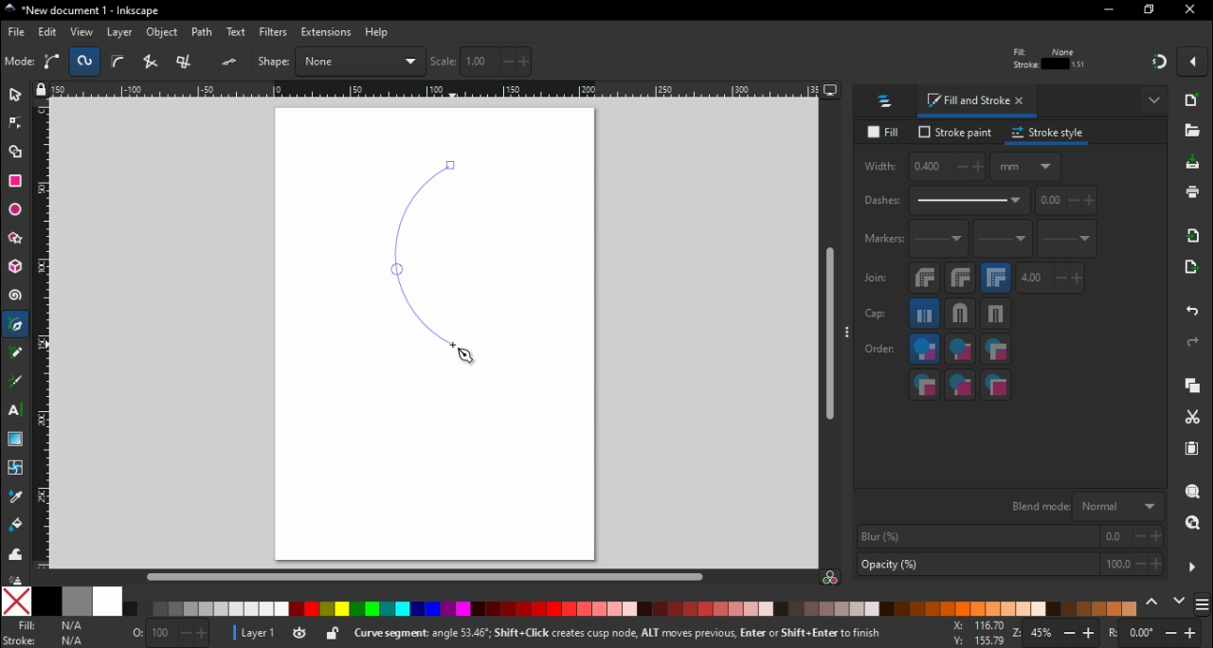  I want to click on stroke markers, fill, so click(962, 387).